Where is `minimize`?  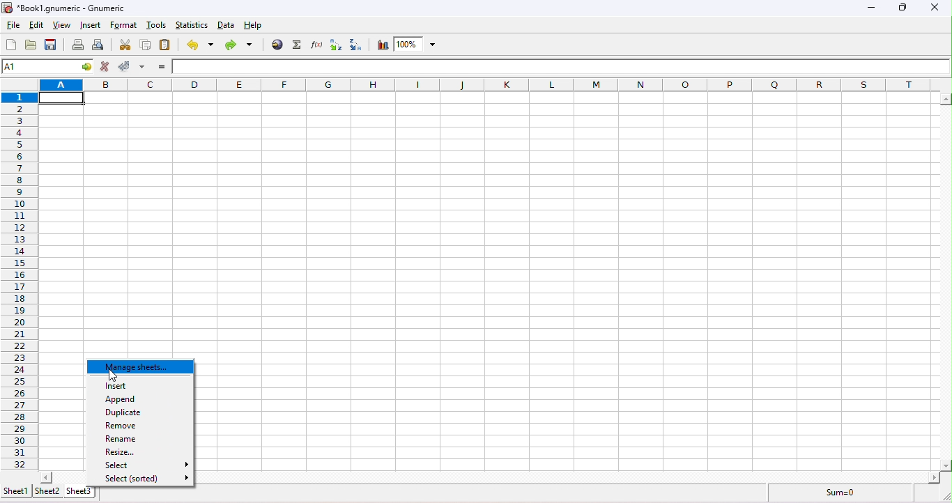
minimize is located at coordinates (872, 8).